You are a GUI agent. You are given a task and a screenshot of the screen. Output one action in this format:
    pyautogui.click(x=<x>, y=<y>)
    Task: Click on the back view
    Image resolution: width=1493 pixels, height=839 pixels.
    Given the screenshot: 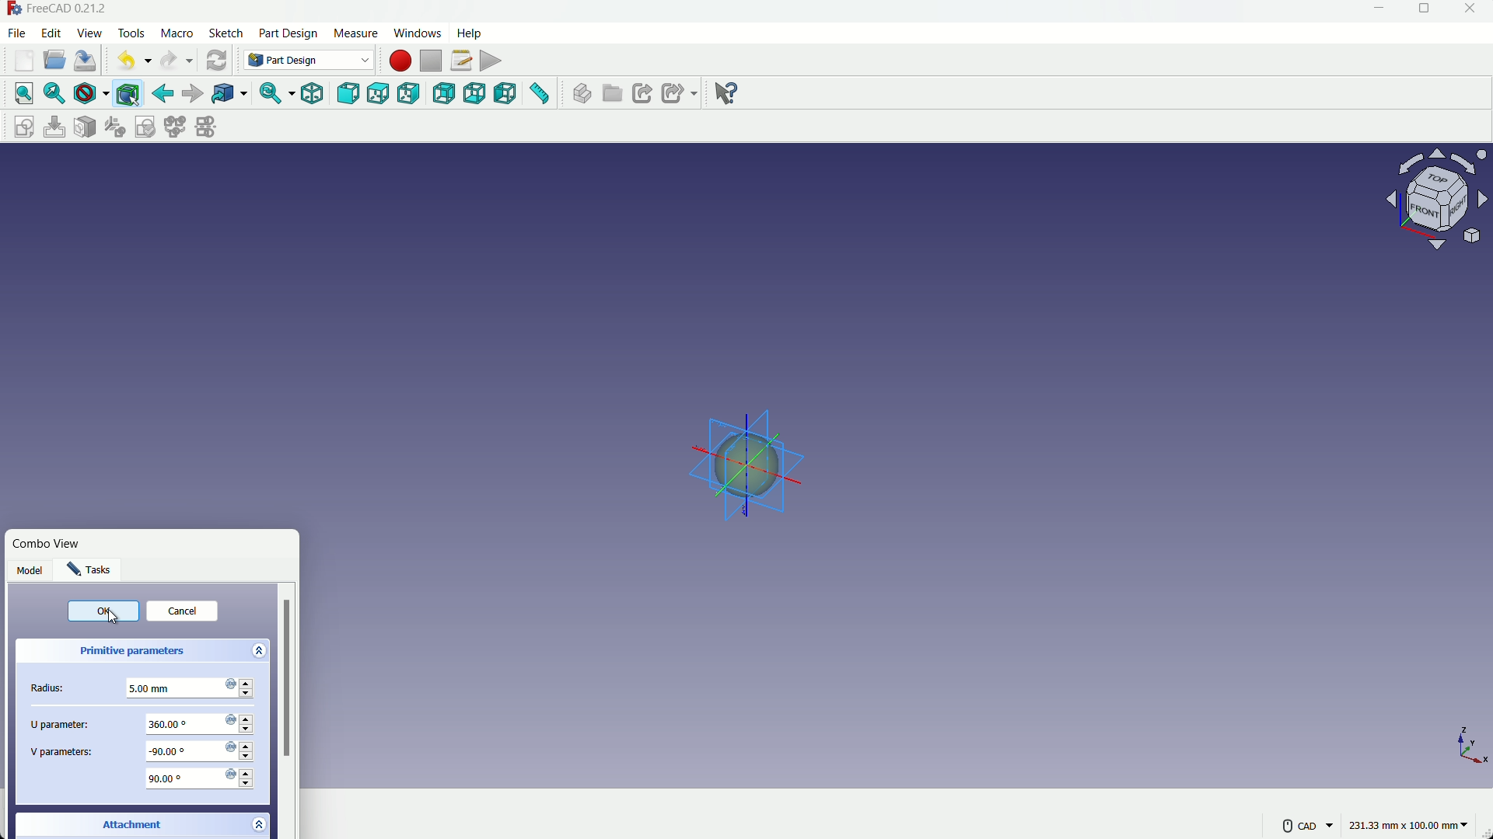 What is the action you would take?
    pyautogui.click(x=444, y=93)
    